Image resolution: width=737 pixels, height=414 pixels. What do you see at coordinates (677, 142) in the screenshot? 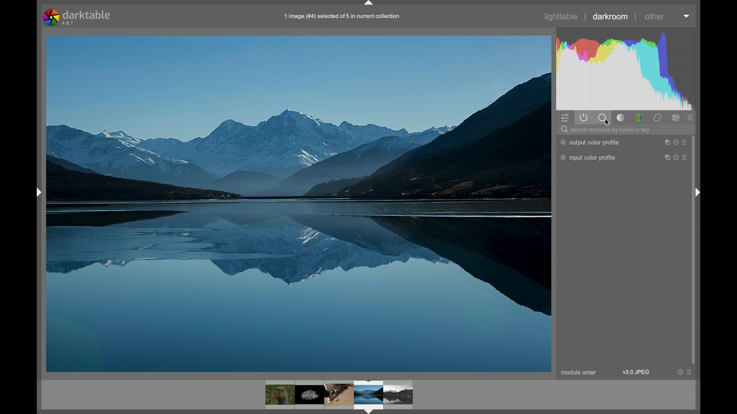
I see `more options` at bounding box center [677, 142].